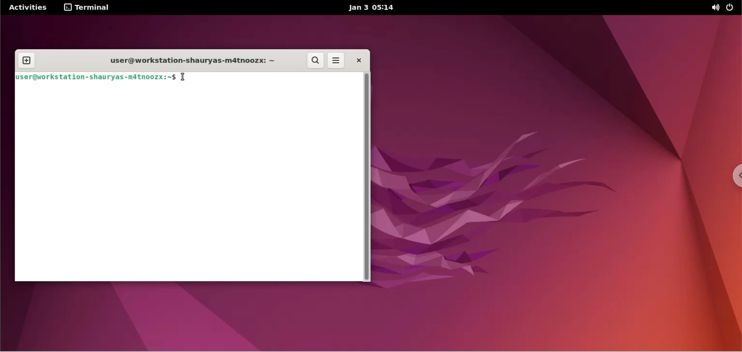 The image size is (742, 352). Describe the element at coordinates (28, 7) in the screenshot. I see `Activities` at that location.